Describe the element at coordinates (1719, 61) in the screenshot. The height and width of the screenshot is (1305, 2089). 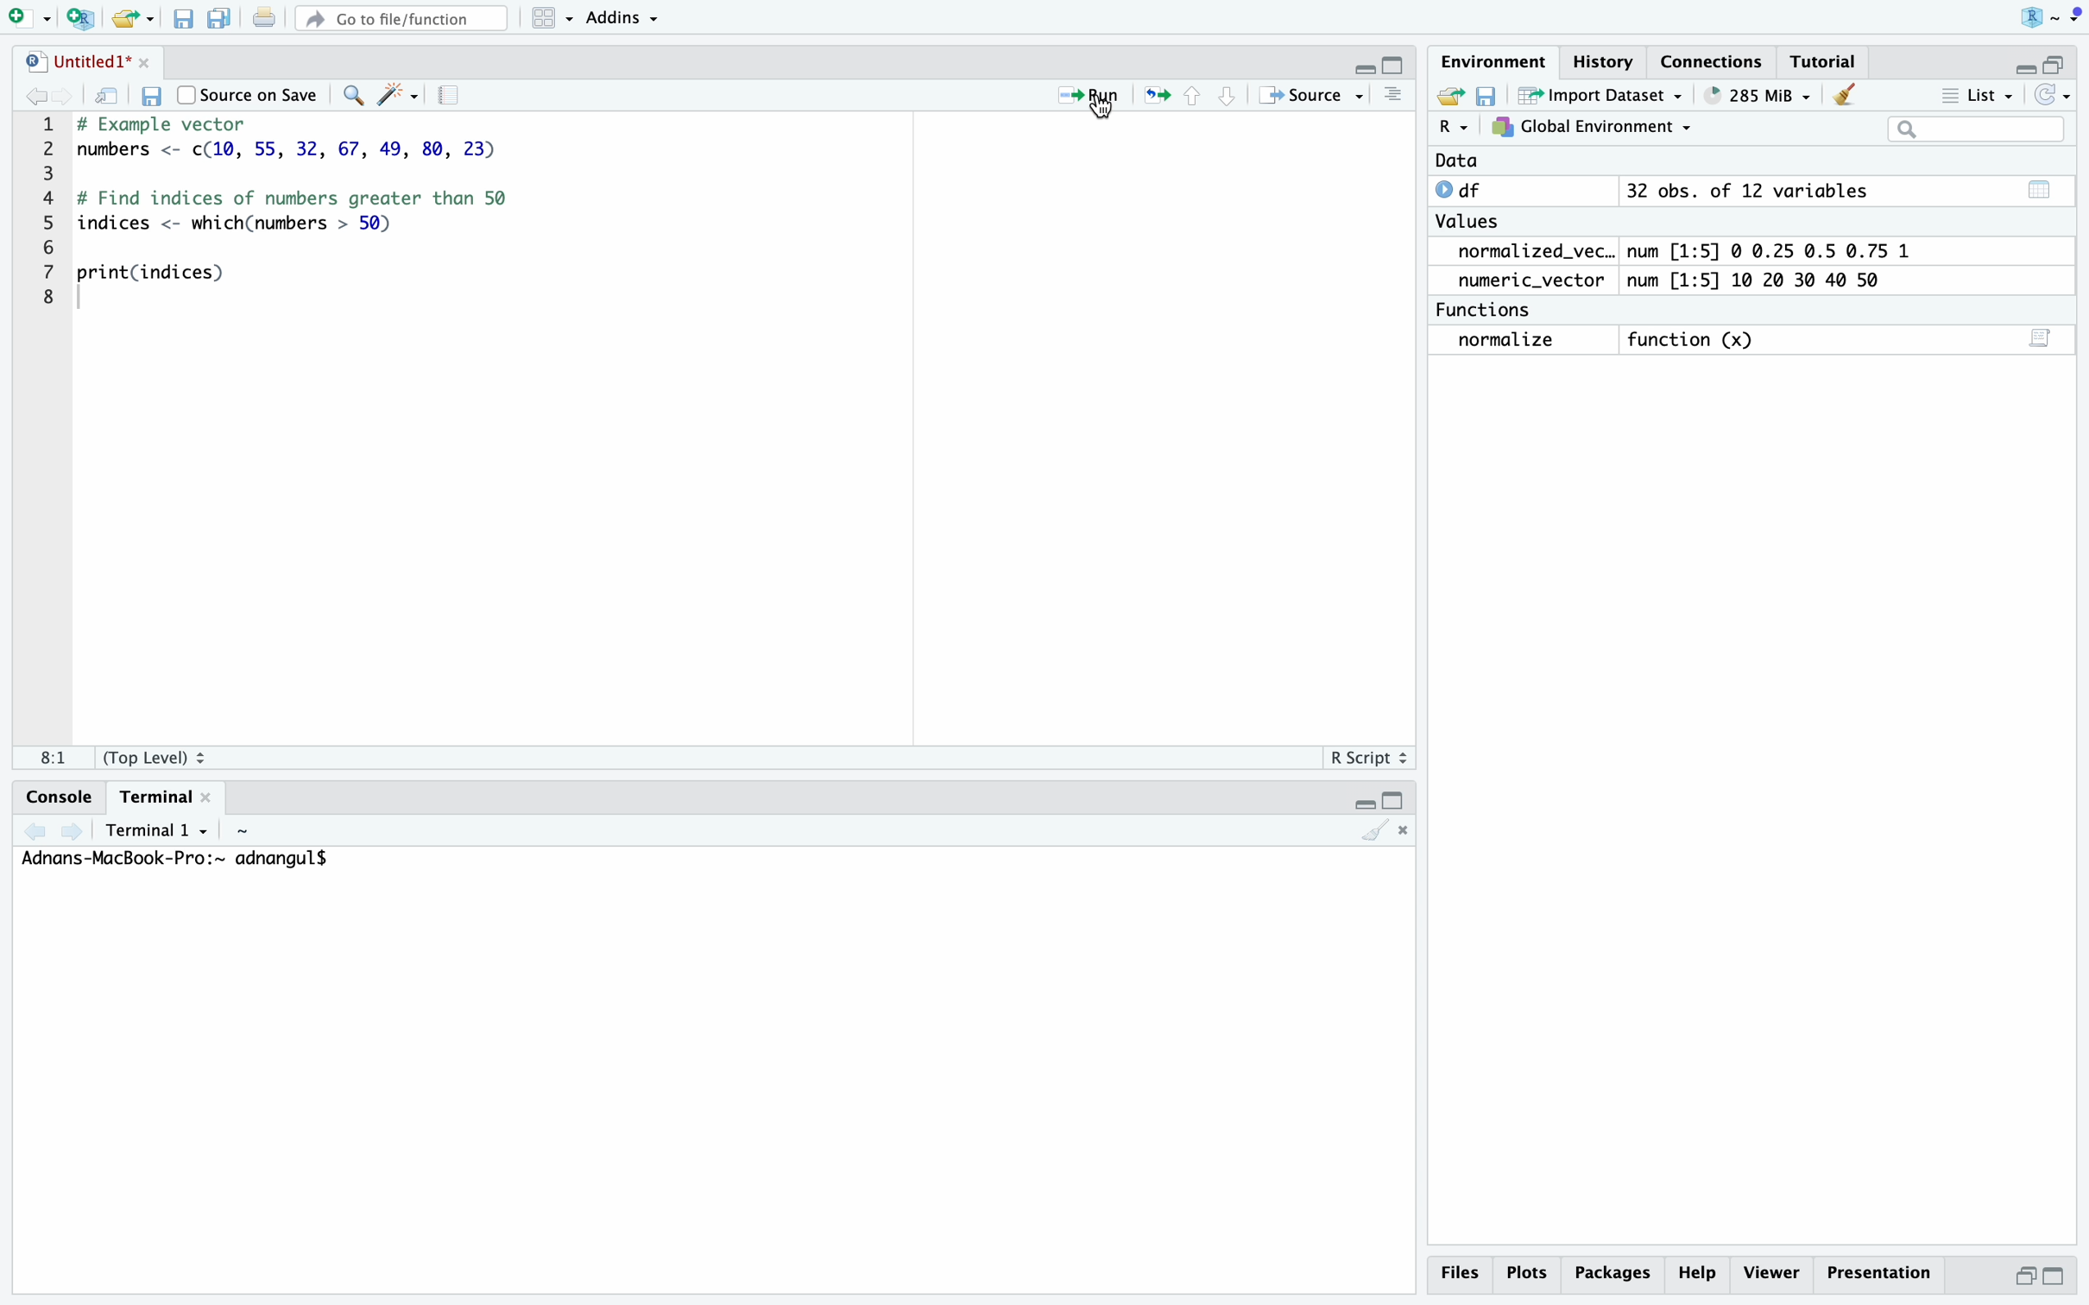
I see `connection` at that location.